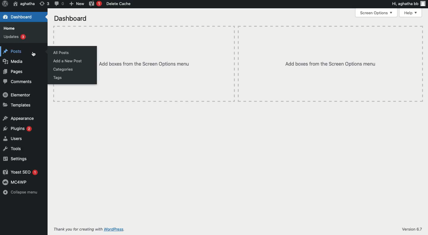 The image size is (428, 235). What do you see at coordinates (12, 51) in the screenshot?
I see `Posts` at bounding box center [12, 51].